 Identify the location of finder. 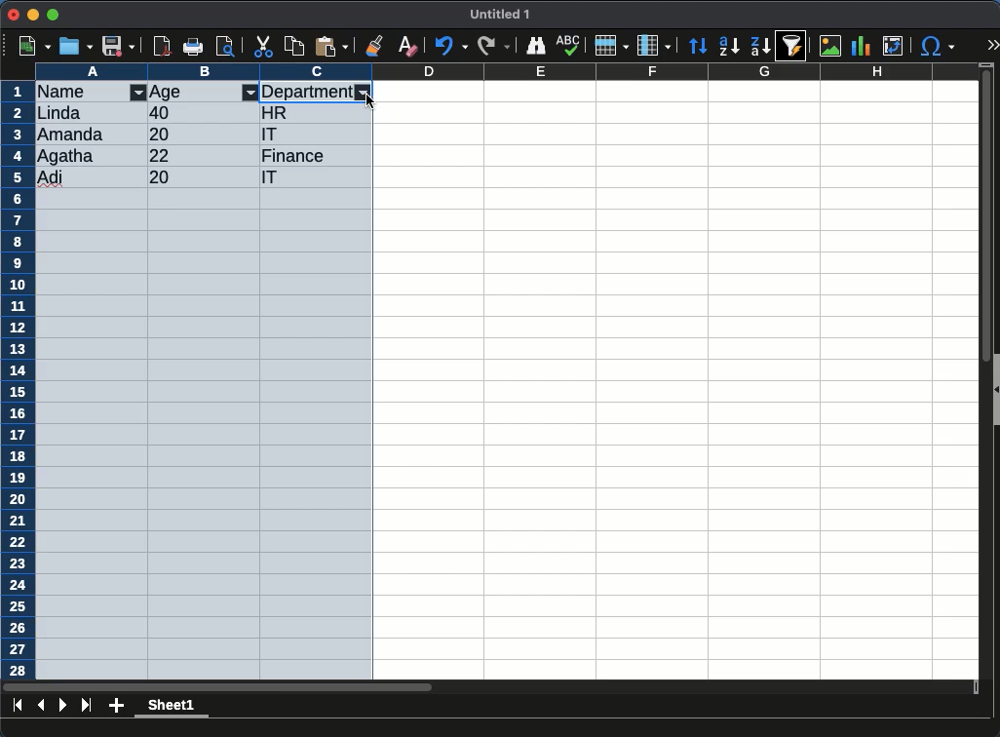
(538, 46).